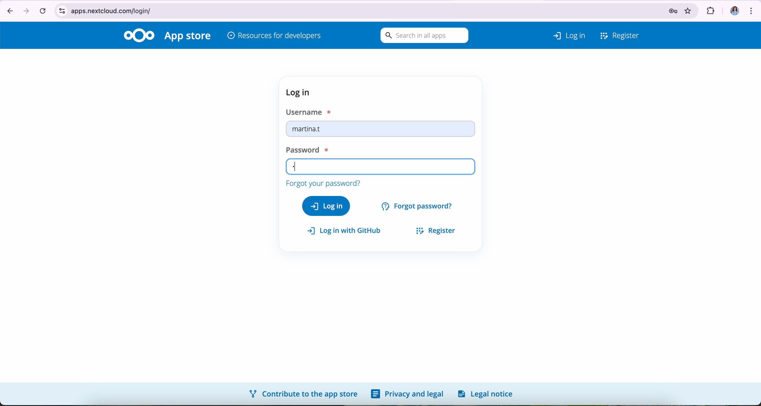 This screenshot has height=406, width=761. Describe the element at coordinates (274, 36) in the screenshot. I see `resources for developers` at that location.